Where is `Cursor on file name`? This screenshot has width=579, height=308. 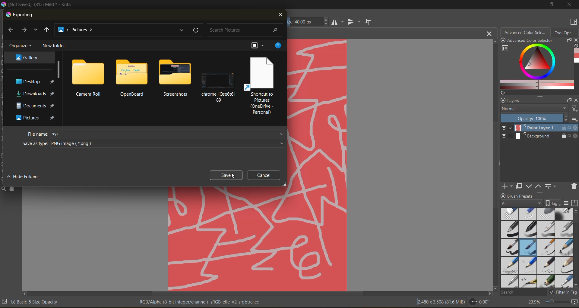 Cursor on file name is located at coordinates (168, 134).